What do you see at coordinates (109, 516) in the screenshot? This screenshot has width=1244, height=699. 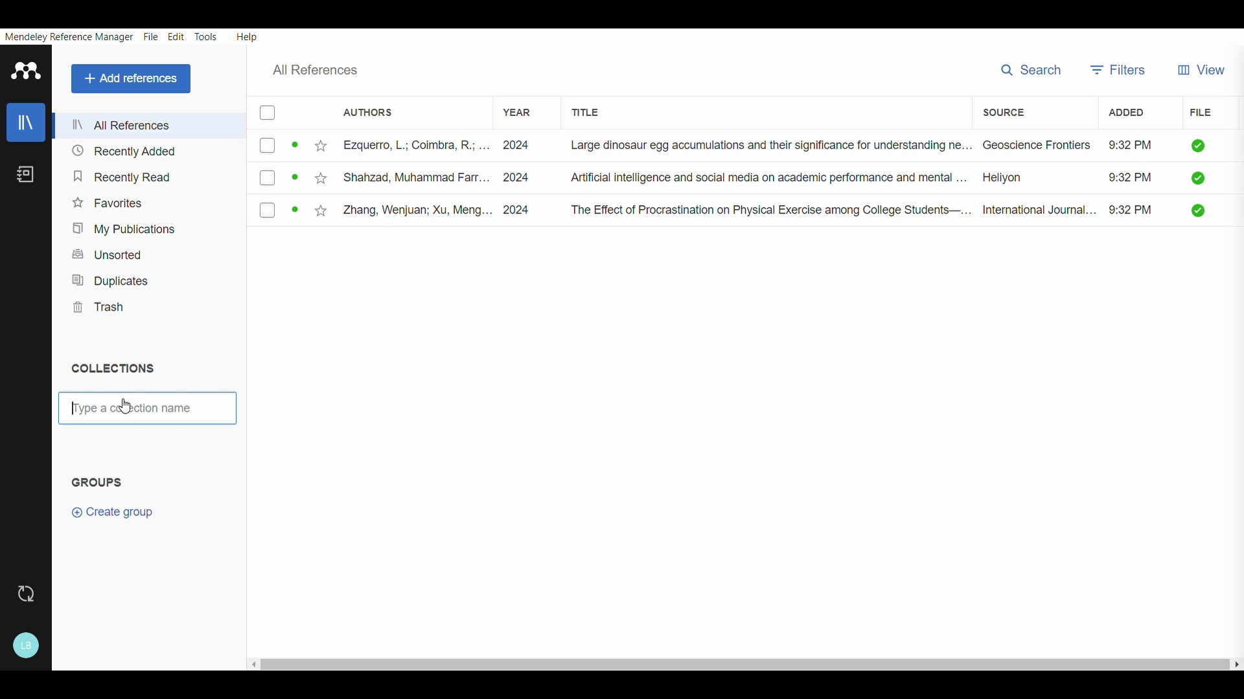 I see `Create group` at bounding box center [109, 516].